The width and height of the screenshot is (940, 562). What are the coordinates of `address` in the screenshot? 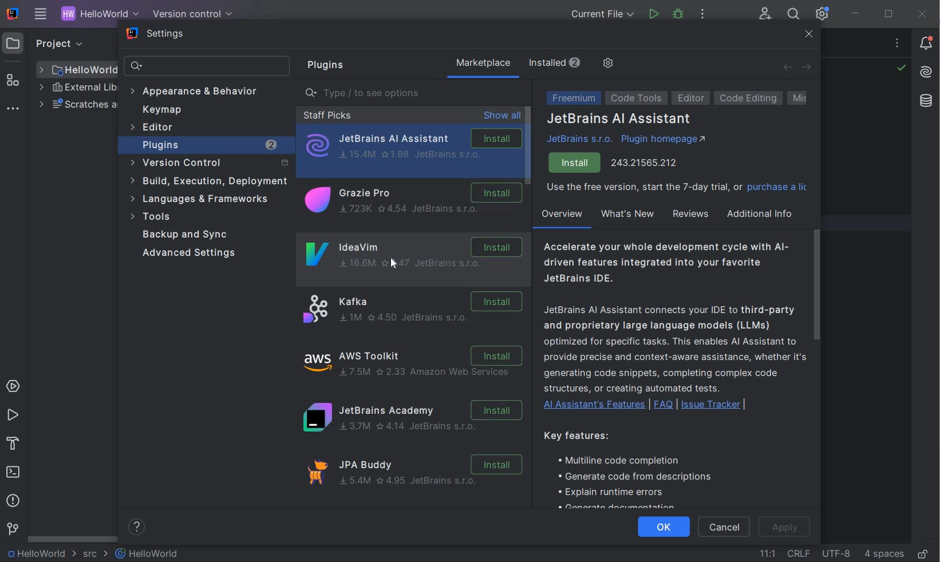 It's located at (645, 161).